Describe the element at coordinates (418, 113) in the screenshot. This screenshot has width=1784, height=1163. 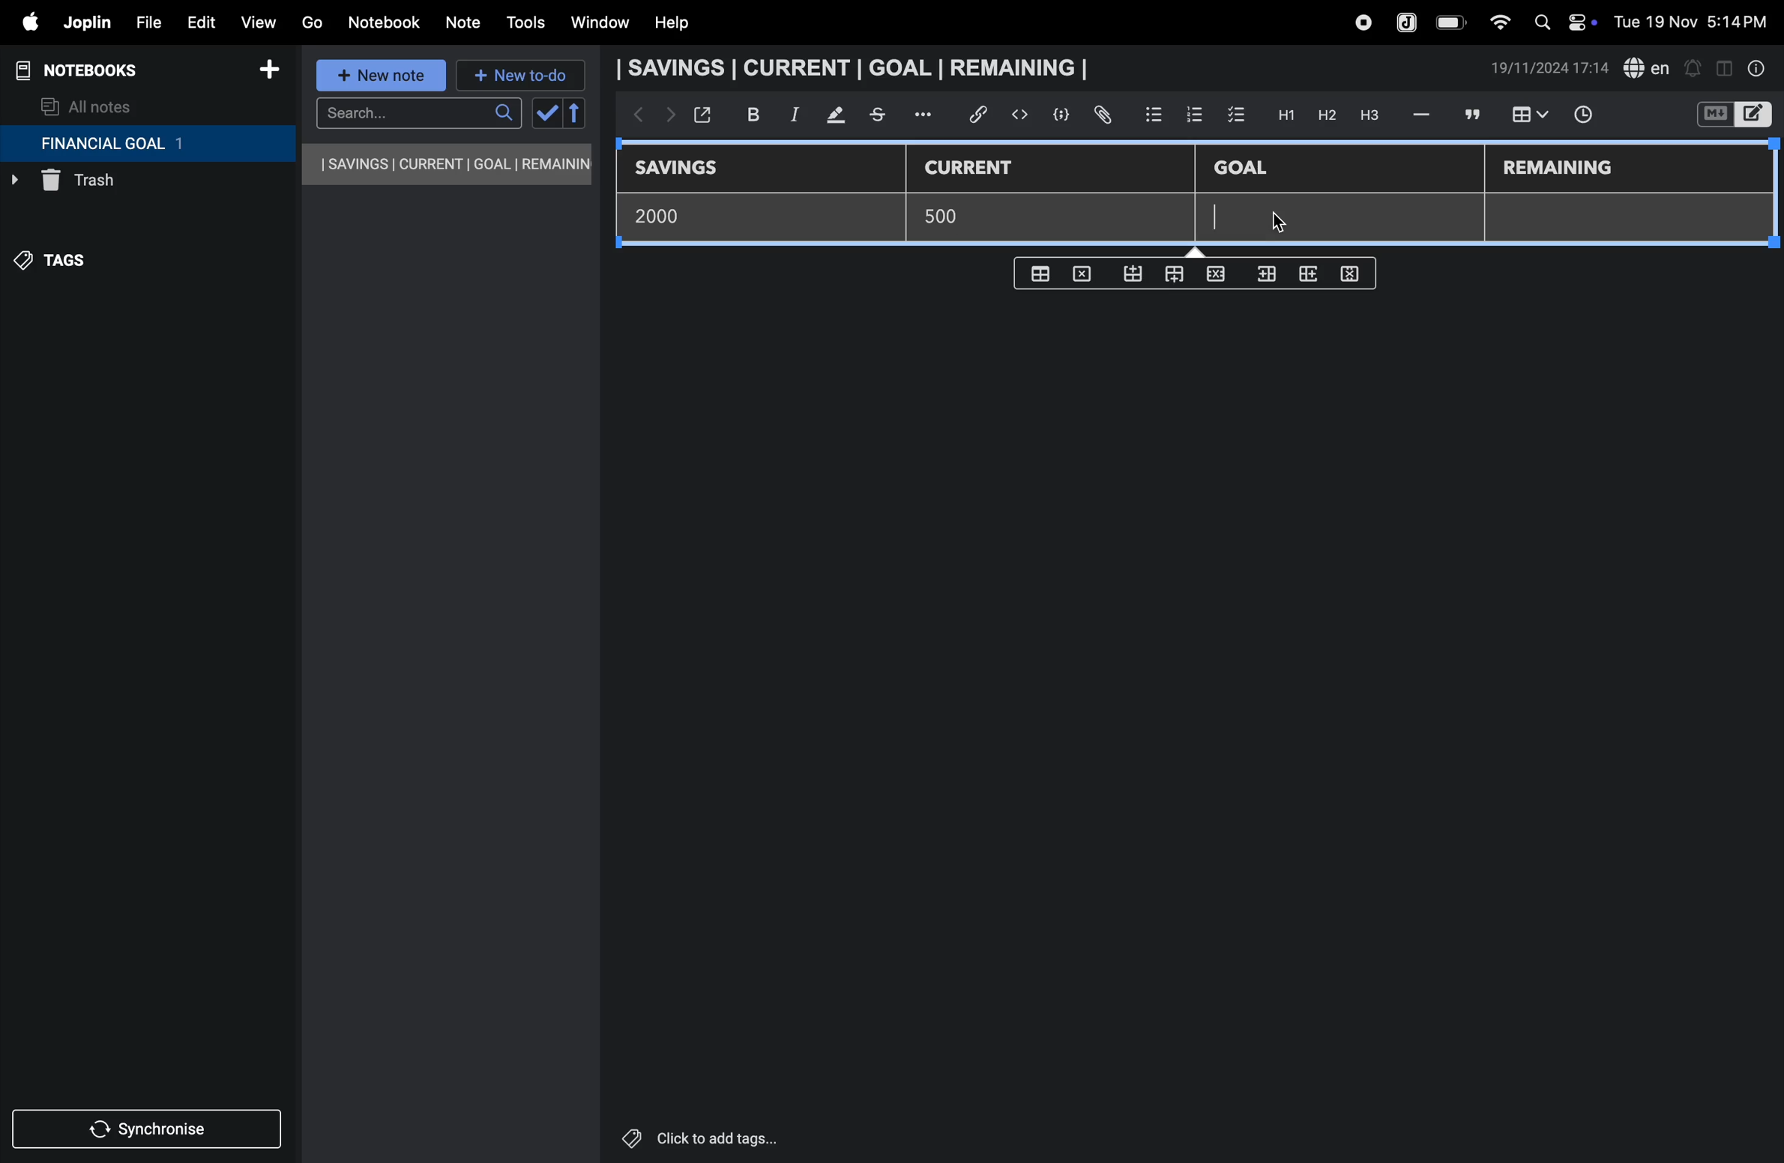
I see `search` at that location.